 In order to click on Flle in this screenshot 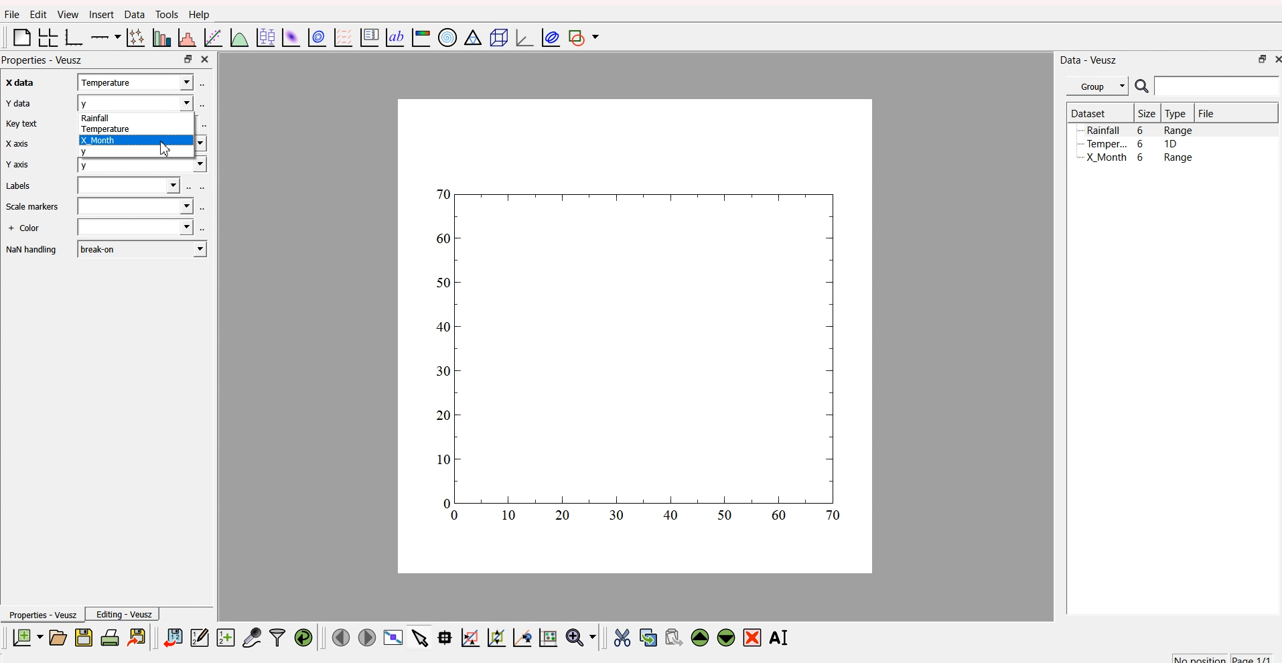, I will do `click(12, 16)`.